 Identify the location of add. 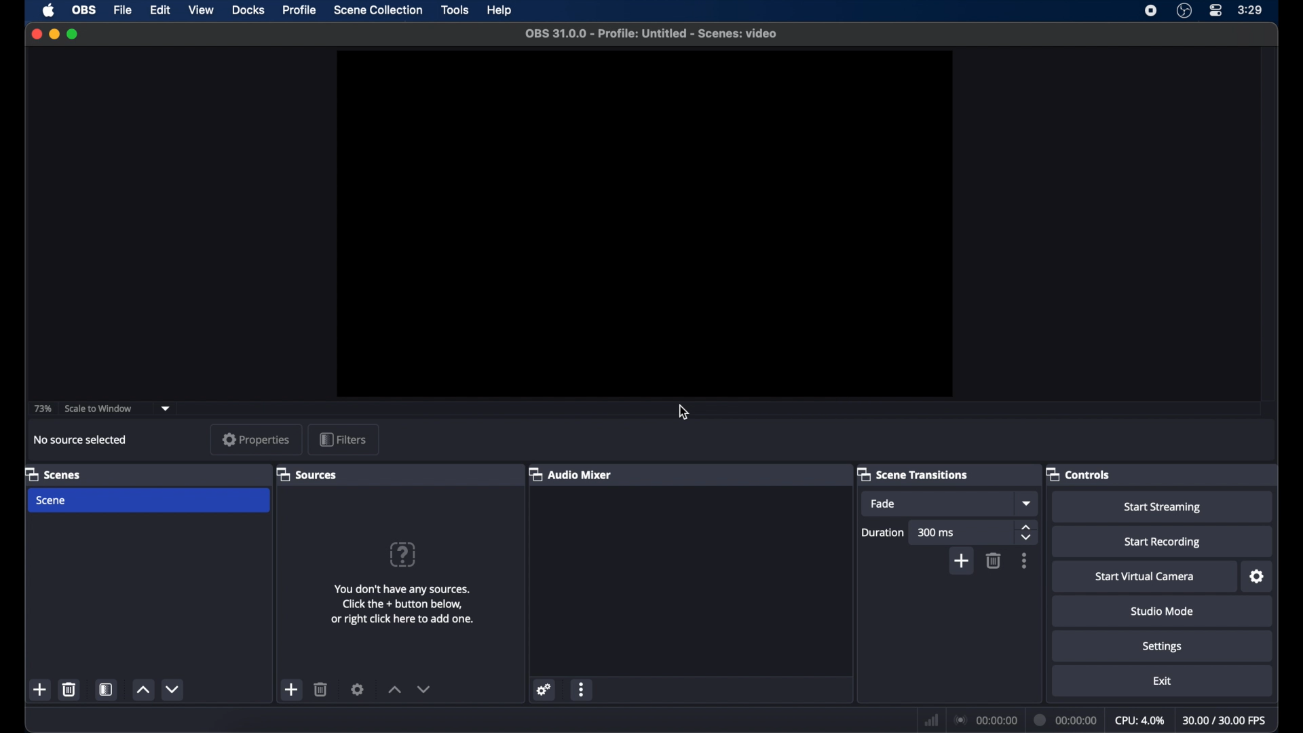
(41, 690).